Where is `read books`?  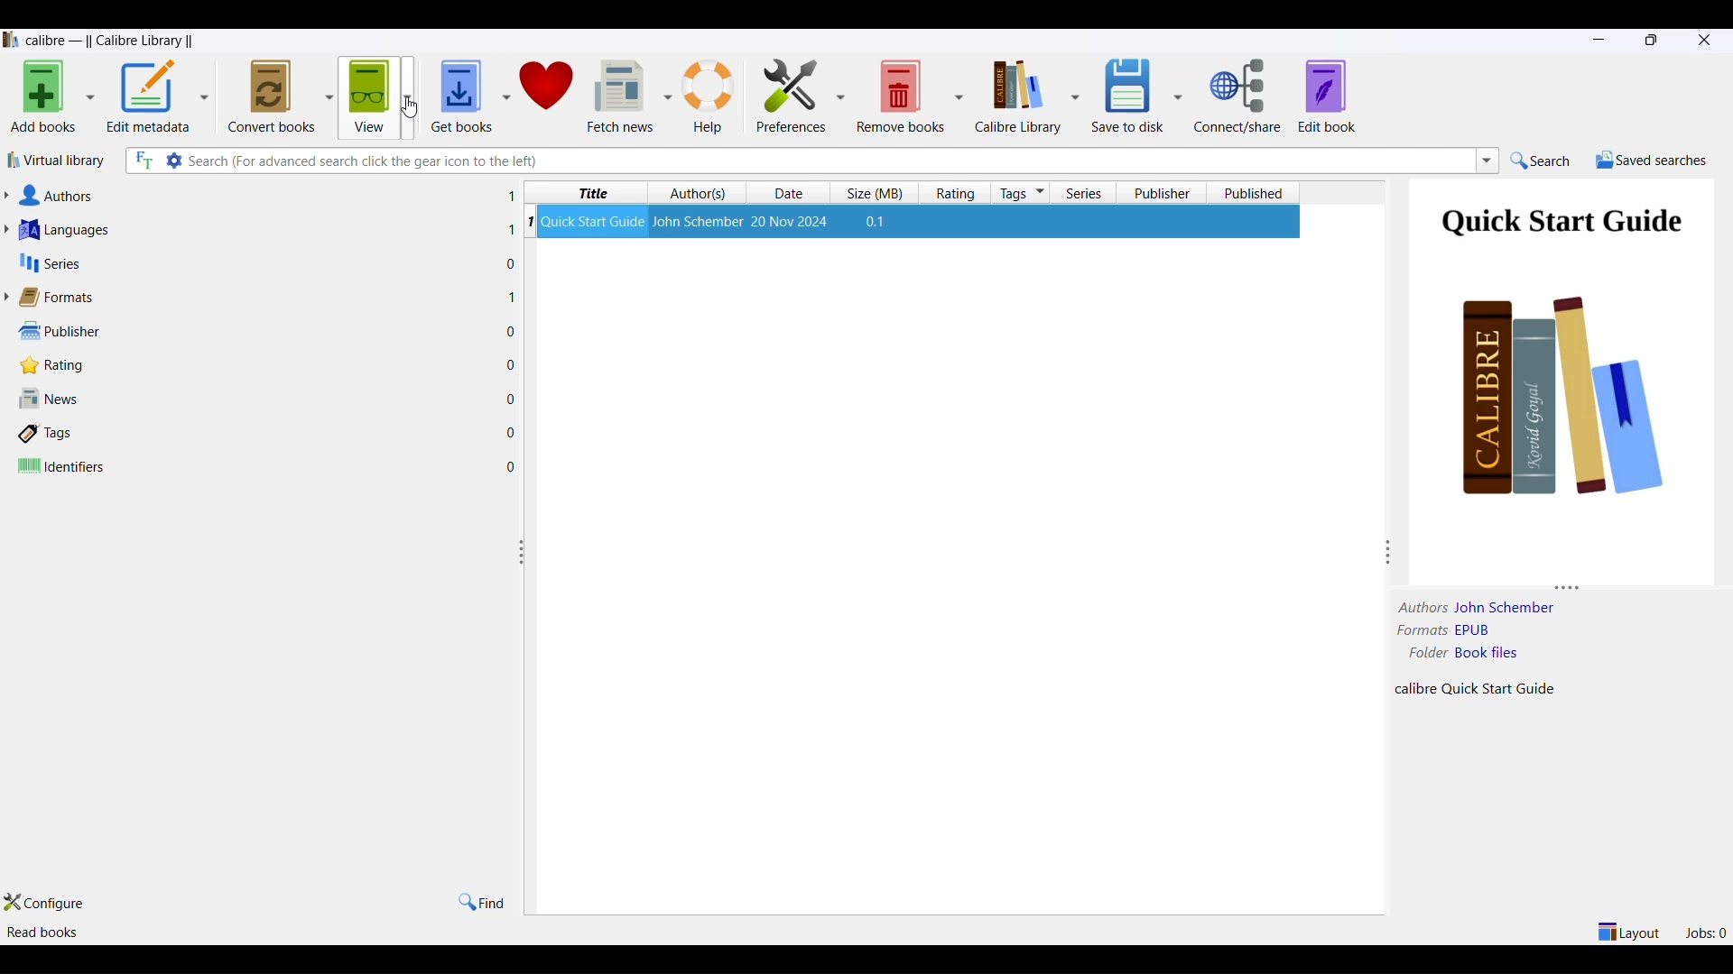
read books is located at coordinates (48, 930).